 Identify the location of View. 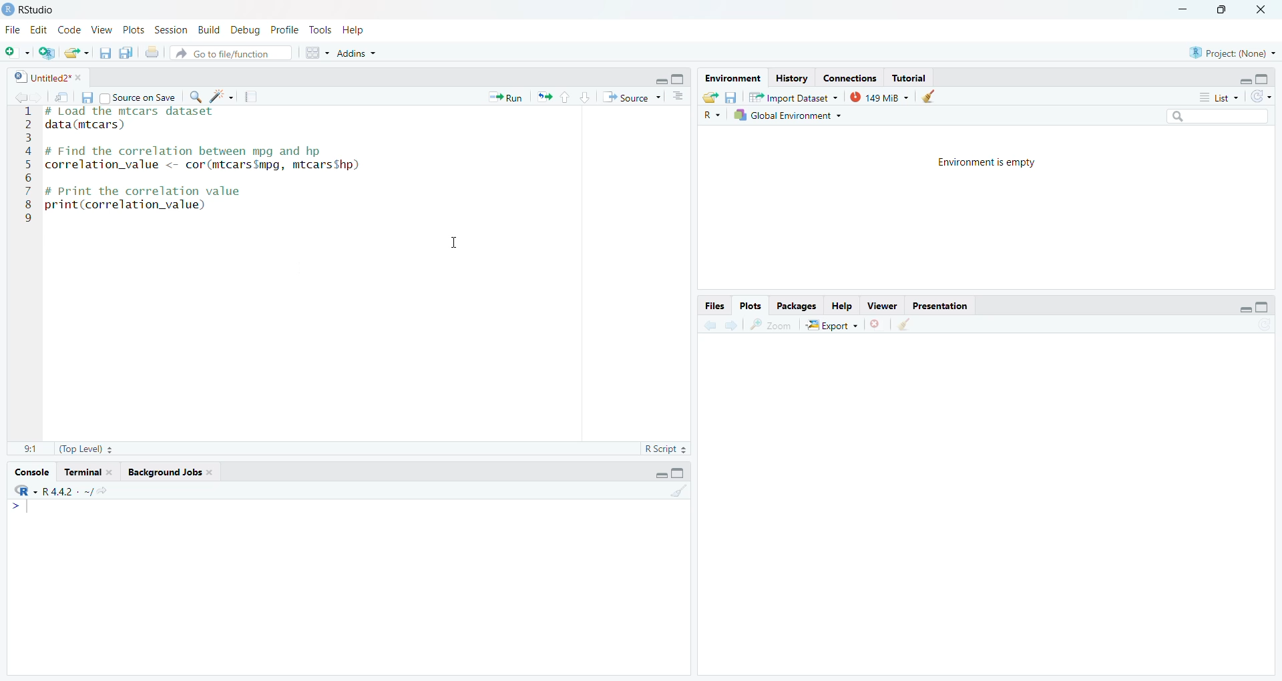
(101, 31).